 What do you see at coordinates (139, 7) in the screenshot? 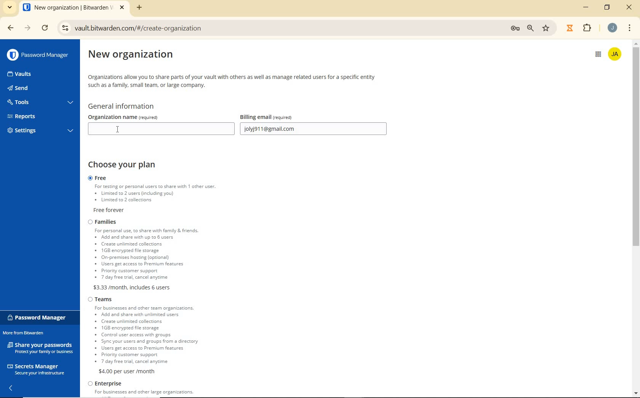
I see `add tab` at bounding box center [139, 7].